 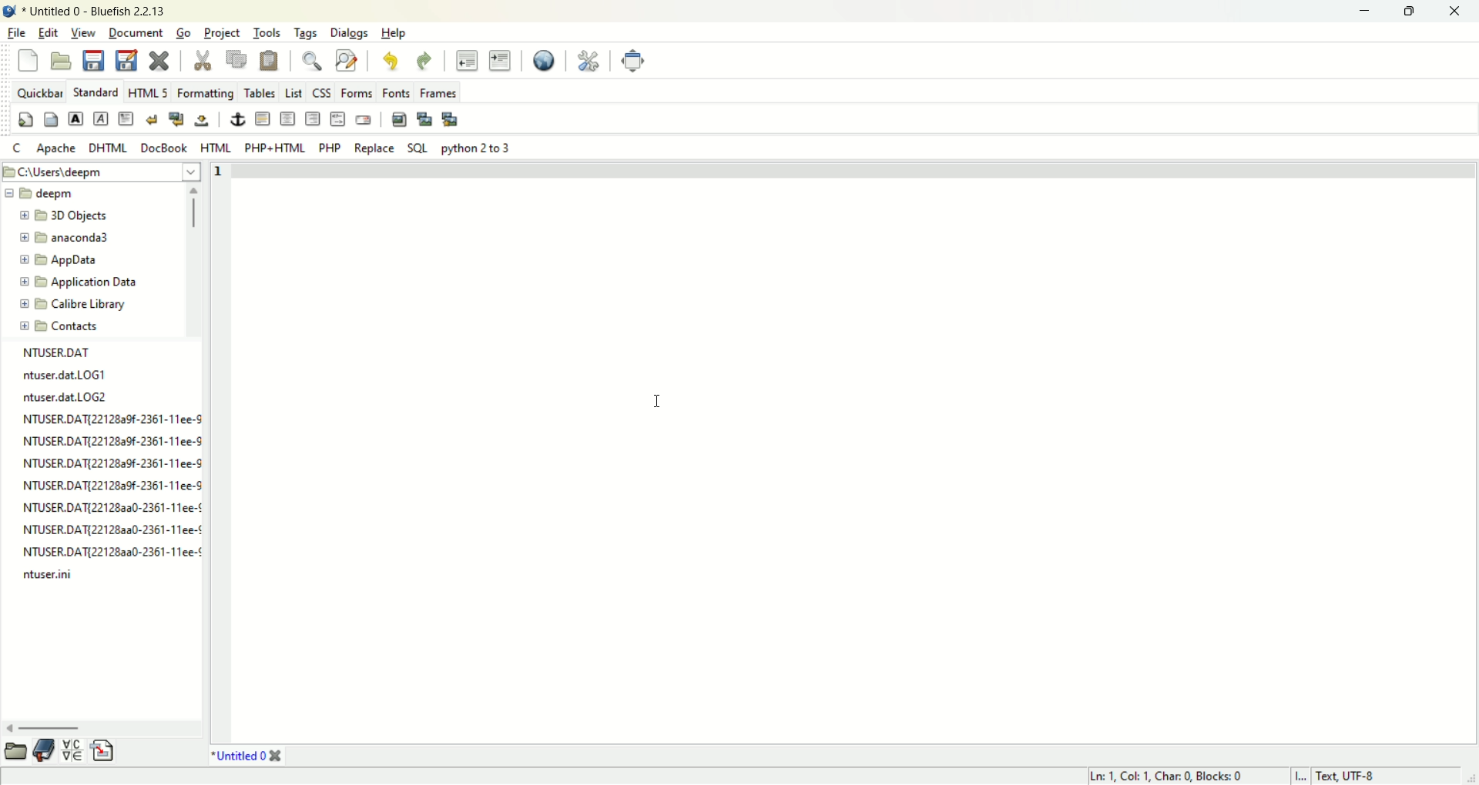 What do you see at coordinates (81, 217) in the screenshot?
I see `folder name` at bounding box center [81, 217].